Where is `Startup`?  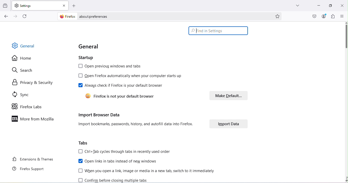 Startup is located at coordinates (87, 58).